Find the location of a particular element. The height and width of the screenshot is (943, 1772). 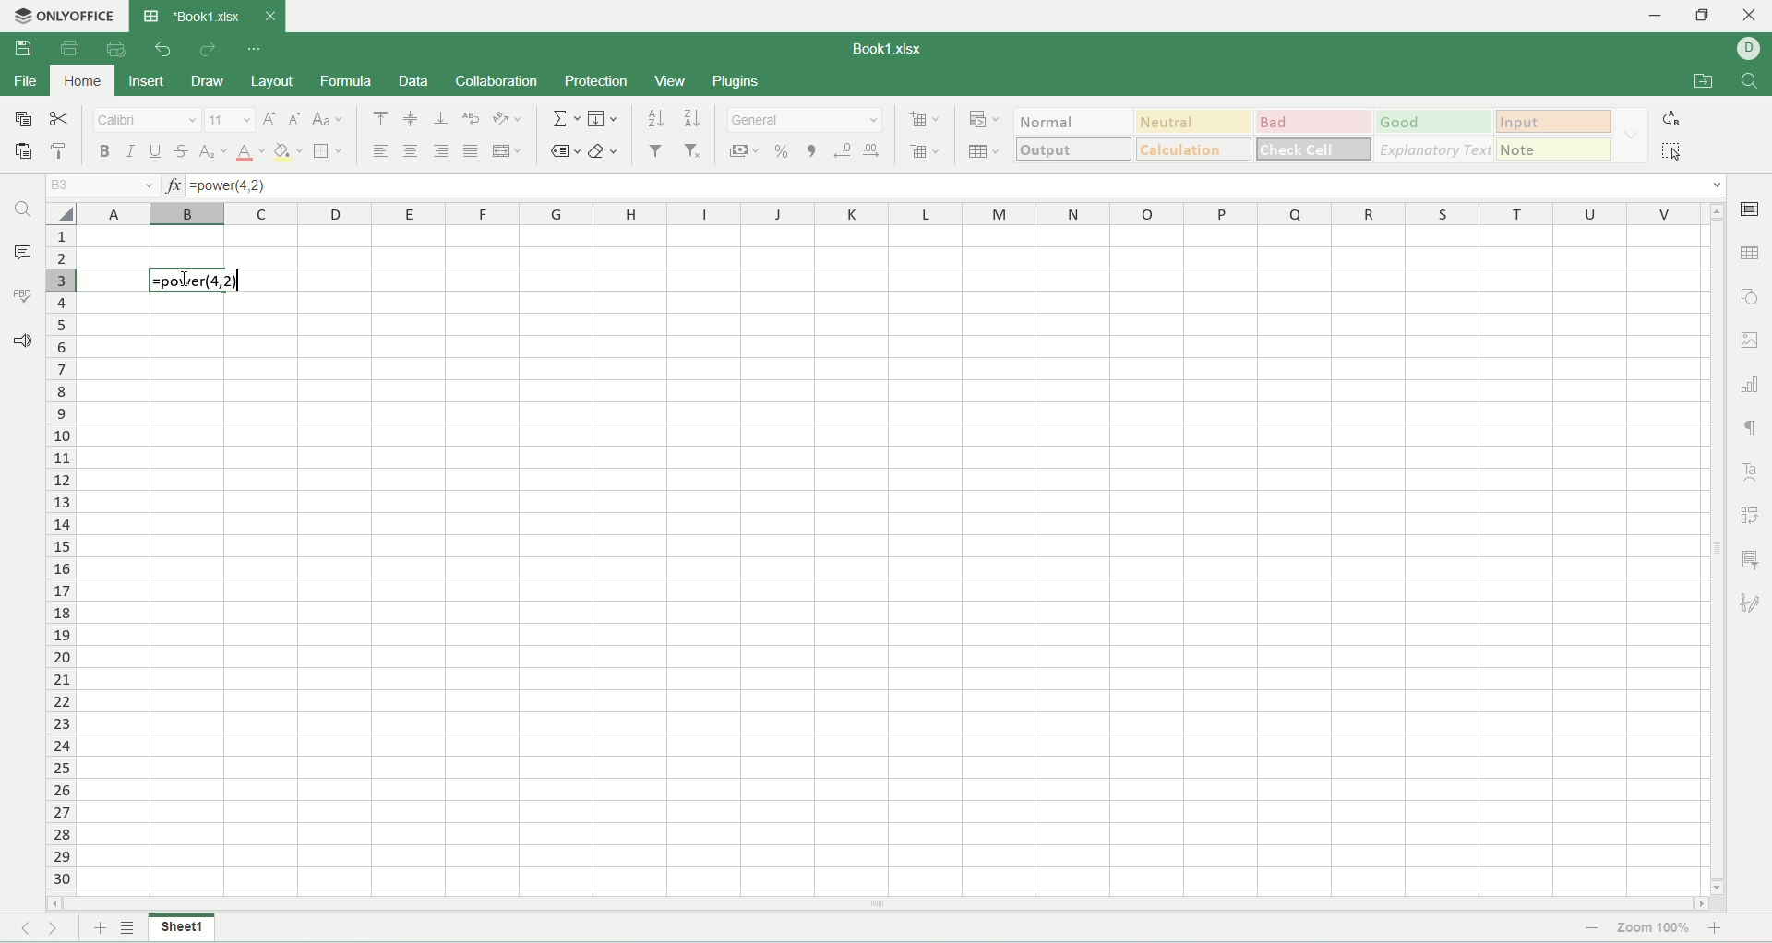

protection is located at coordinates (596, 82).